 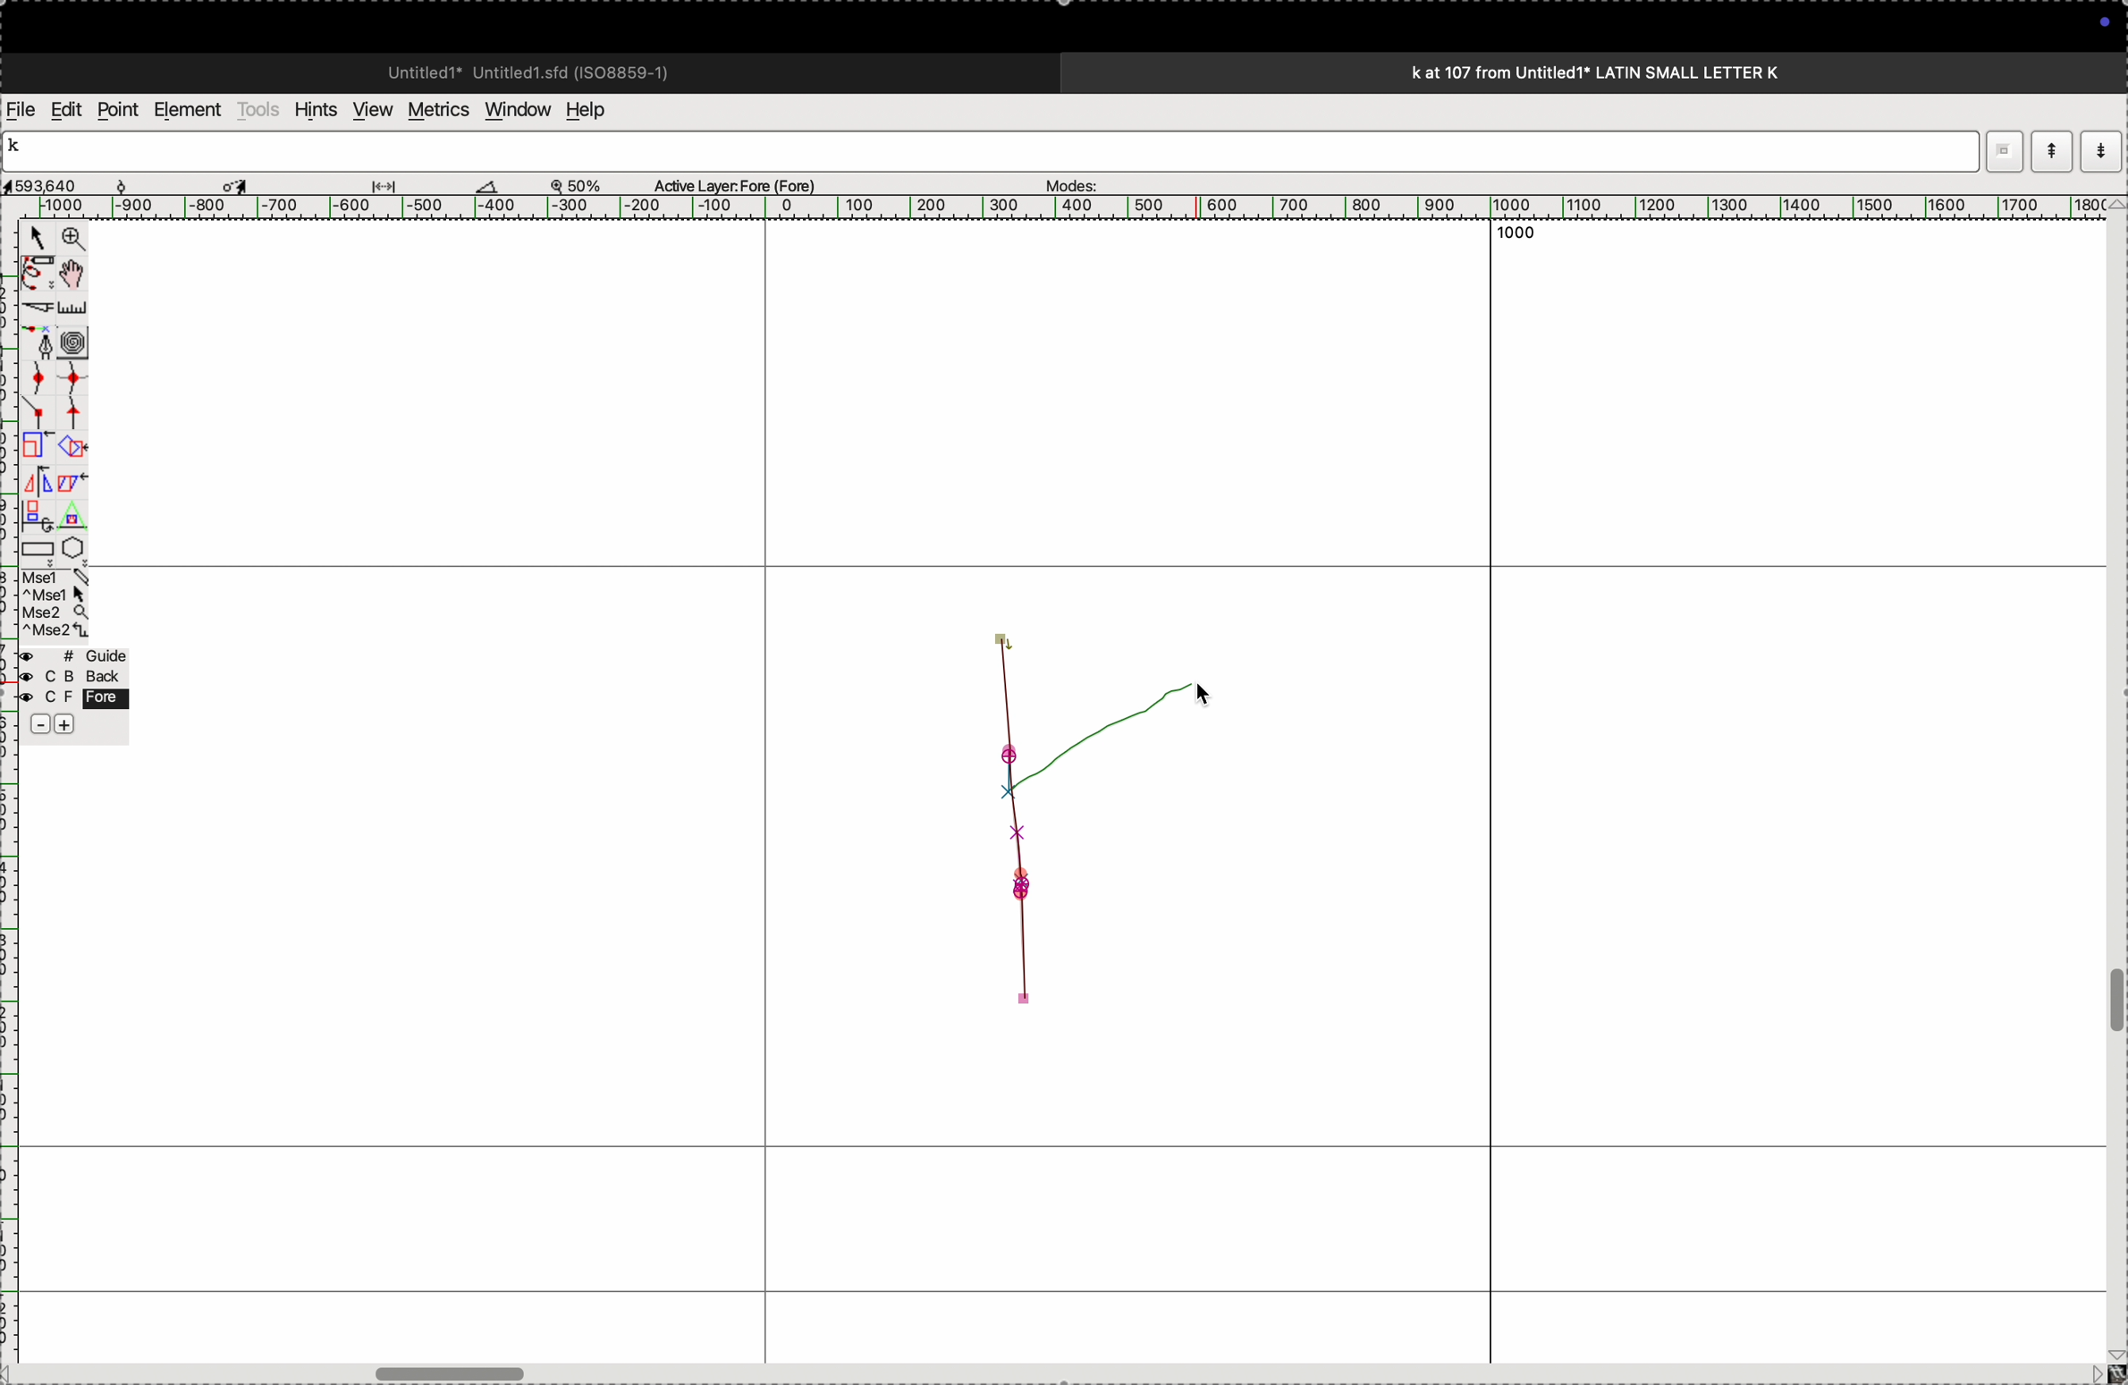 What do you see at coordinates (585, 184) in the screenshot?
I see `zoom` at bounding box center [585, 184].